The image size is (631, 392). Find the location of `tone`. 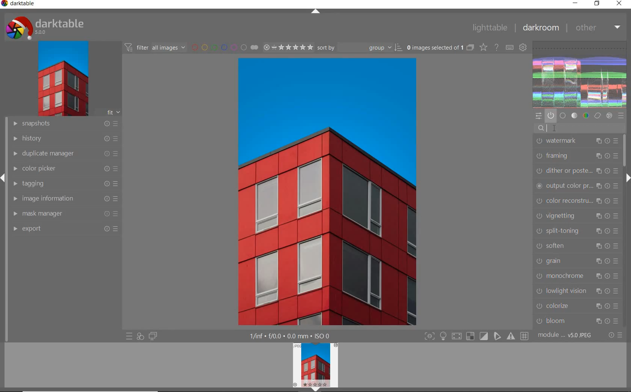

tone is located at coordinates (574, 116).